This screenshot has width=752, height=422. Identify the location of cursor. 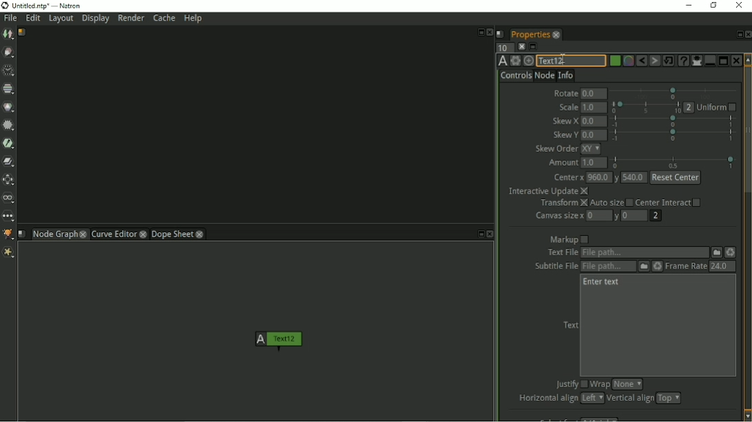
(563, 57).